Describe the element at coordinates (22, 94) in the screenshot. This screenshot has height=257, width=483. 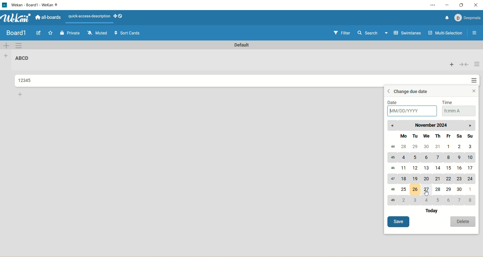
I see `add` at that location.